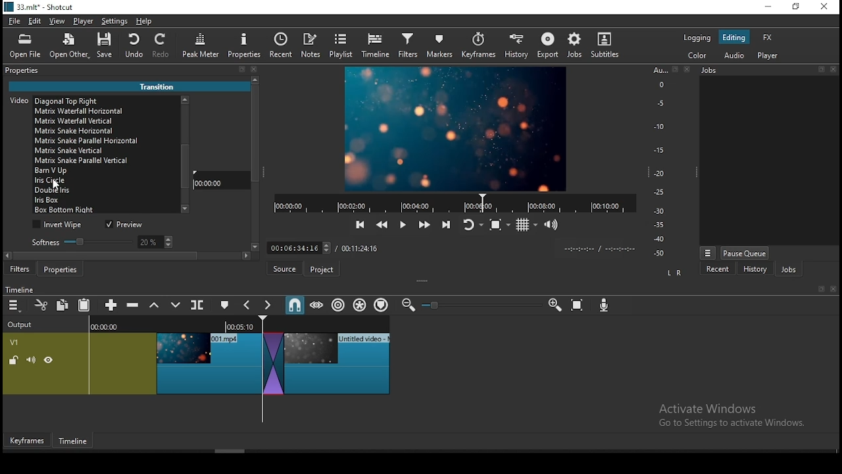  Describe the element at coordinates (132, 257) in the screenshot. I see `scroll bar` at that location.